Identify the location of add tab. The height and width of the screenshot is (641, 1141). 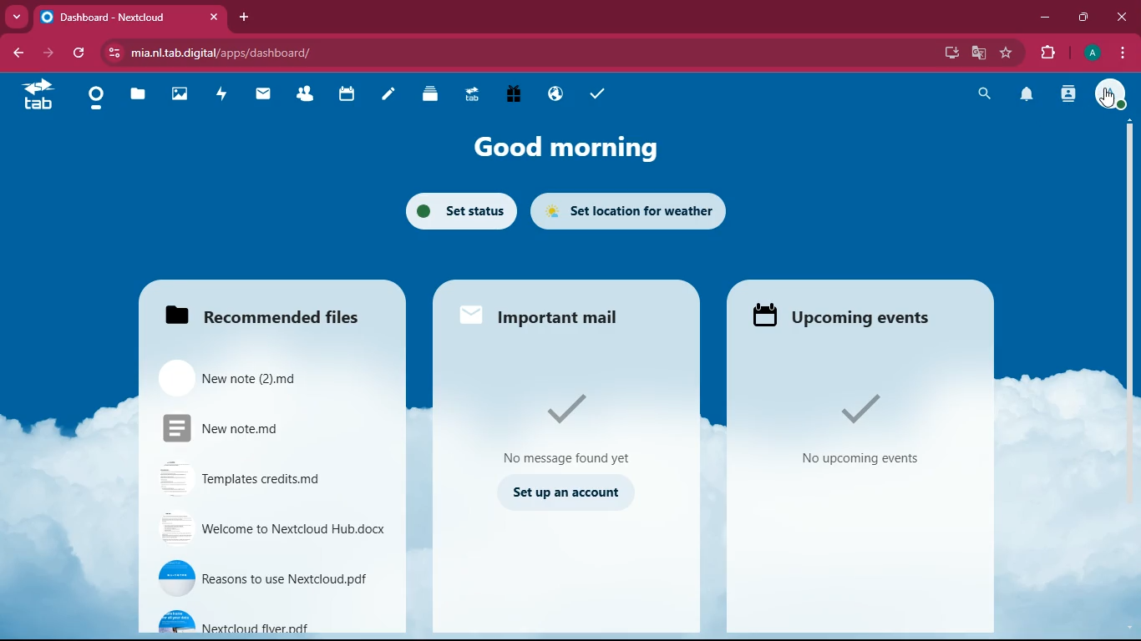
(243, 17).